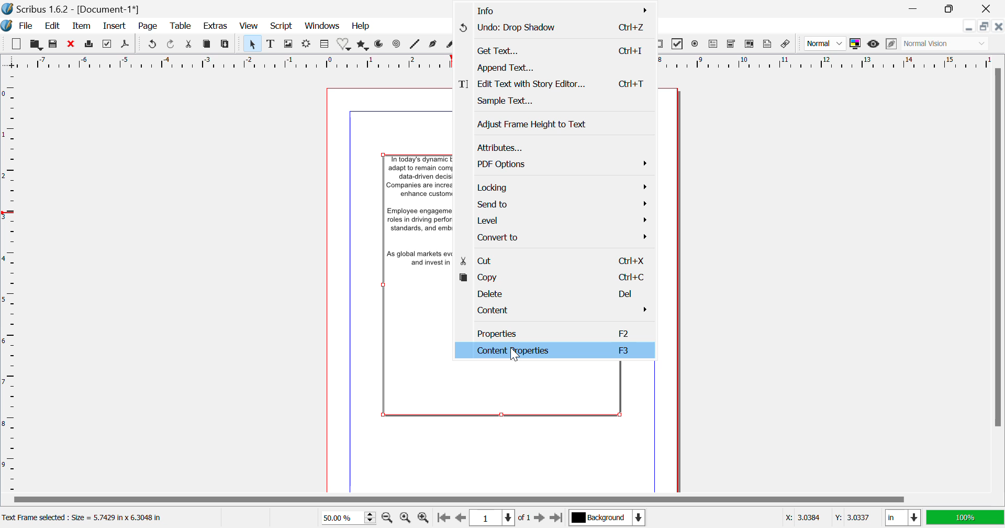 The image size is (1005, 528). I want to click on Edit in preview mode, so click(890, 44).